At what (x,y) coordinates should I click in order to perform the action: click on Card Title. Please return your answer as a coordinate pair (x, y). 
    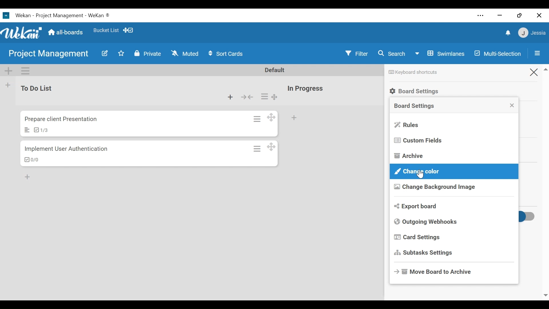
    Looking at the image, I should click on (67, 150).